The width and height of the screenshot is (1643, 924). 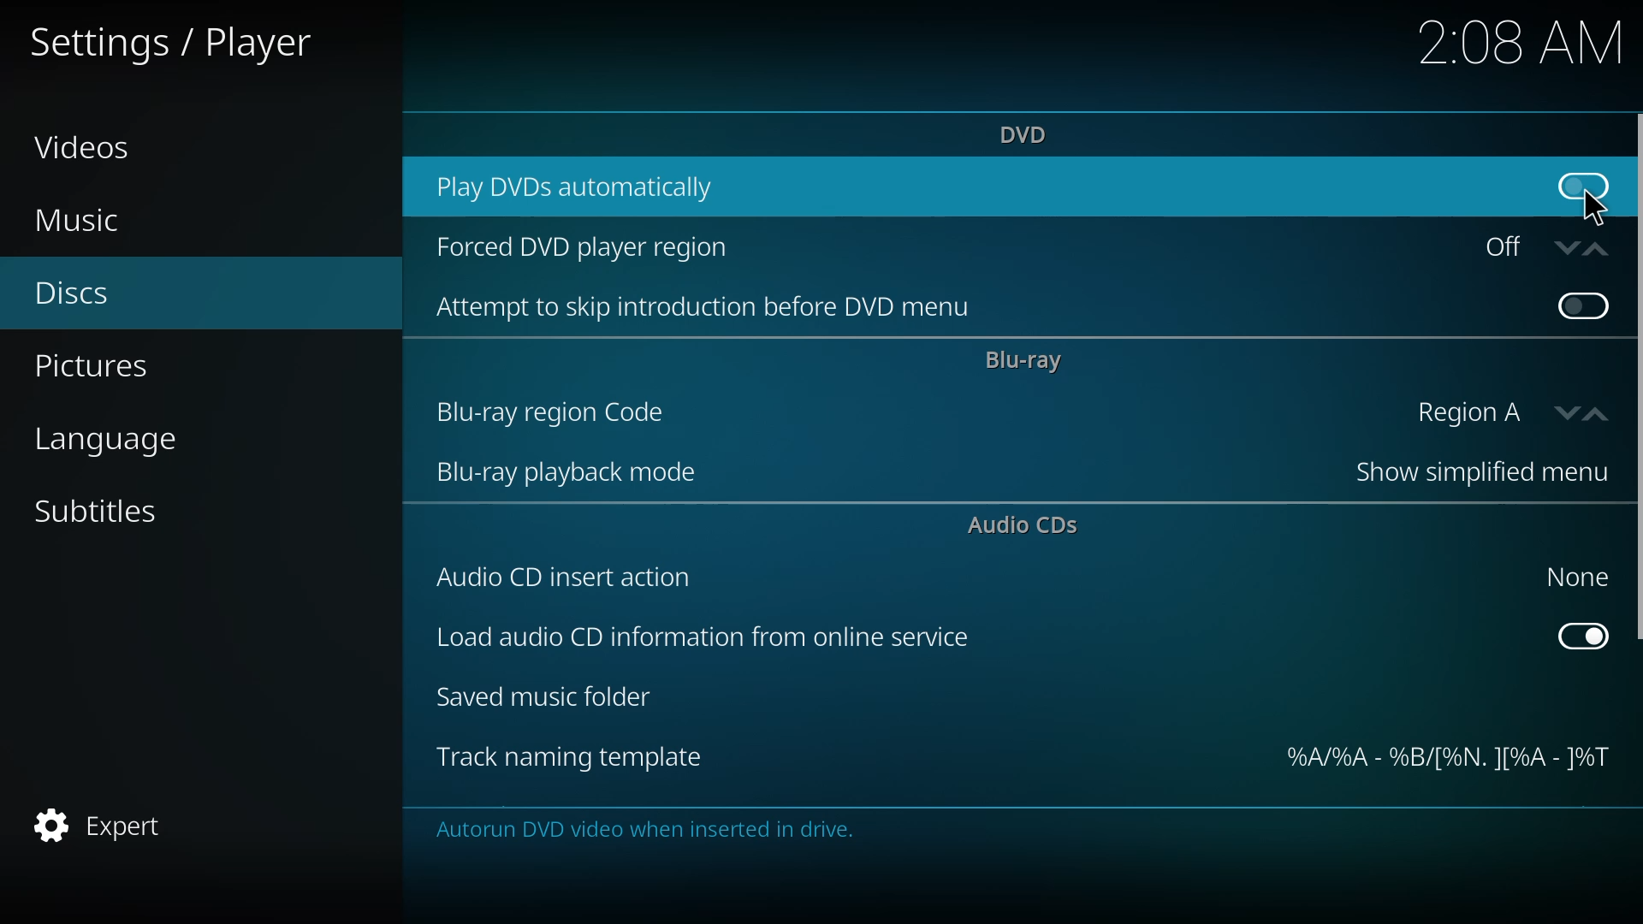 What do you see at coordinates (181, 40) in the screenshot?
I see `settings player` at bounding box center [181, 40].